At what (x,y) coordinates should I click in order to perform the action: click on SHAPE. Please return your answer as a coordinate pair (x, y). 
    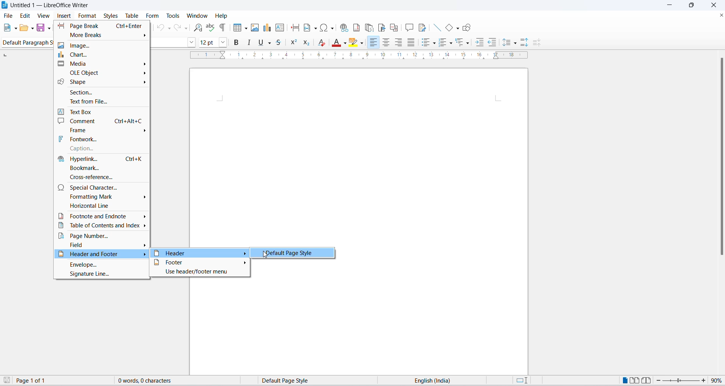
    Looking at the image, I should click on (101, 82).